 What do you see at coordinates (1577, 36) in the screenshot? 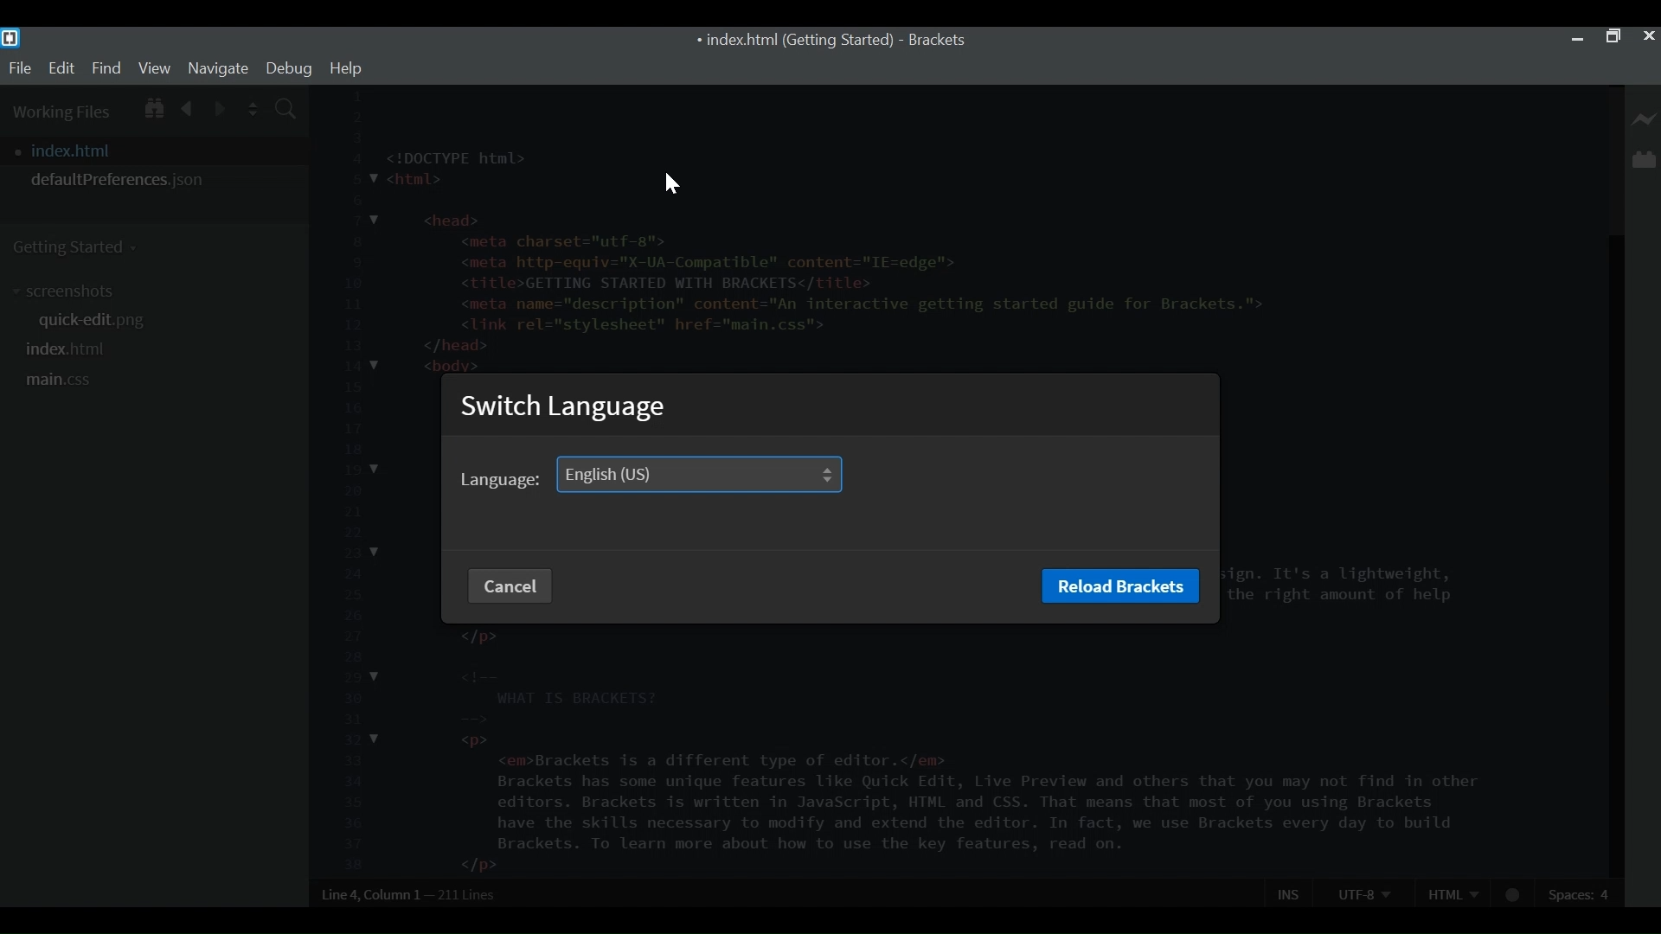
I see `minimize` at bounding box center [1577, 36].